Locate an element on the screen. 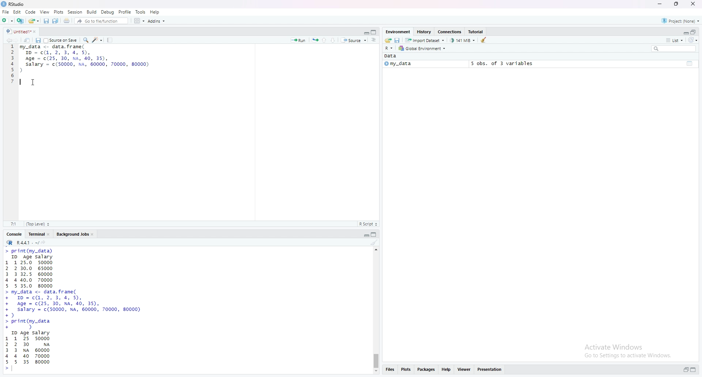 This screenshot has height=377, width=702. files is located at coordinates (389, 370).